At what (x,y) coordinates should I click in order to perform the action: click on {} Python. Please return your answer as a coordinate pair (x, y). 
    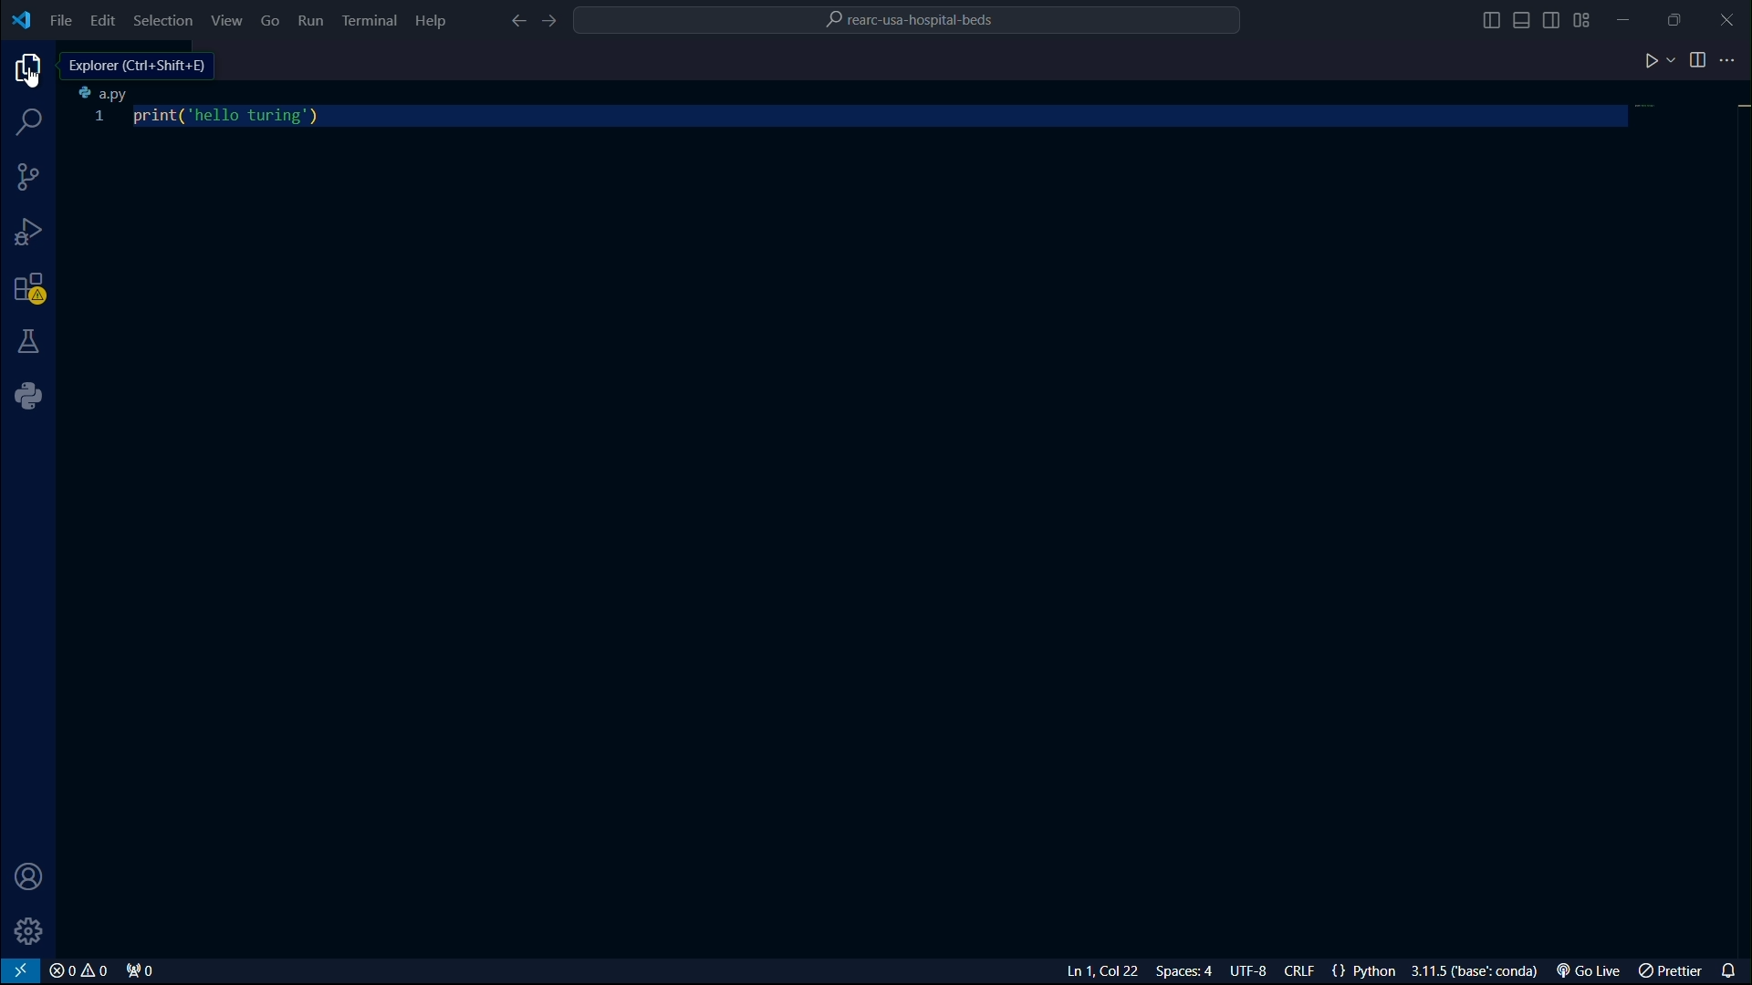
    Looking at the image, I should click on (1365, 971).